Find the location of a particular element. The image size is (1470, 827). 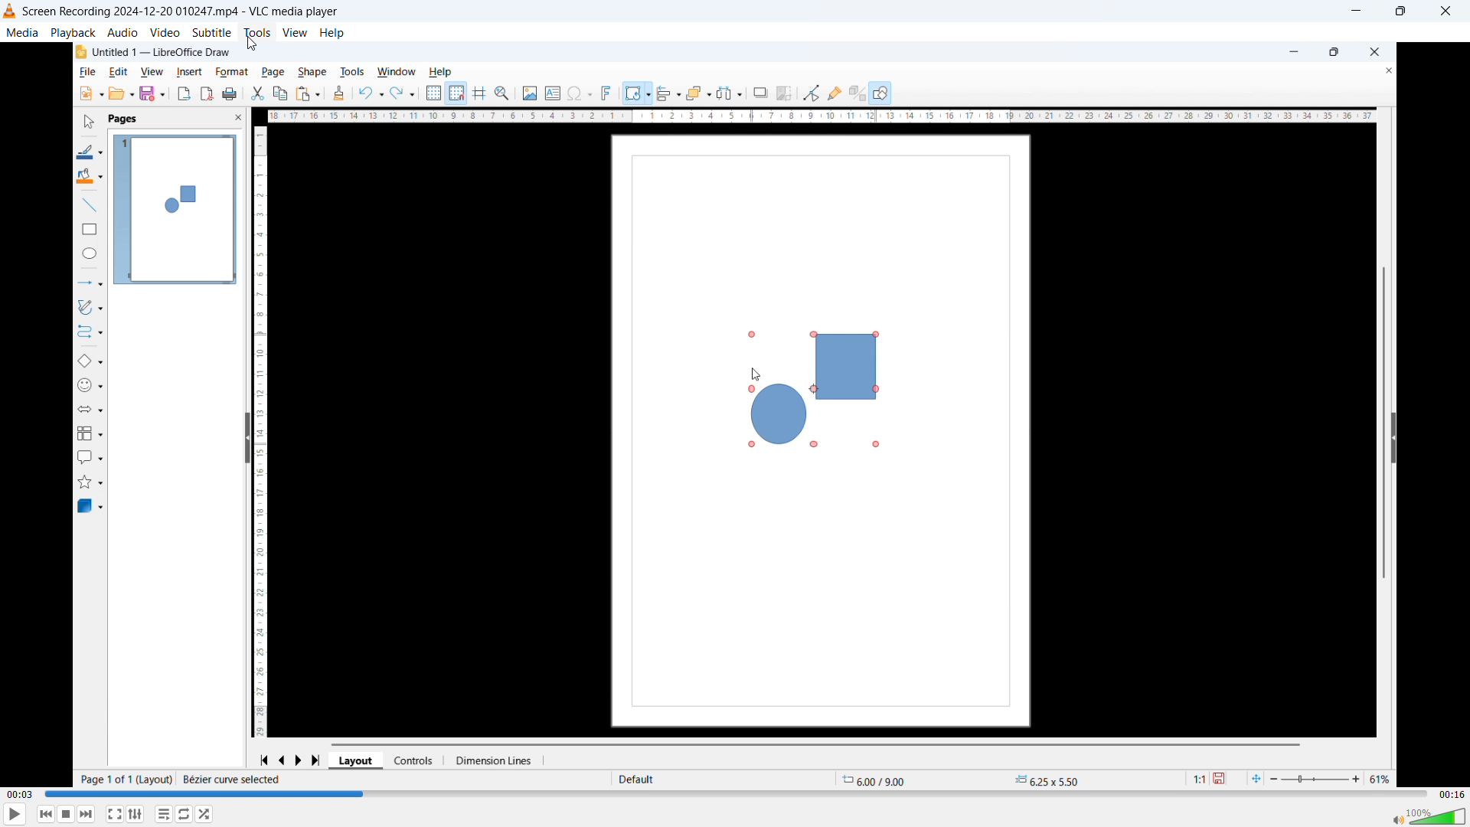

Video duration  is located at coordinates (1450, 794).